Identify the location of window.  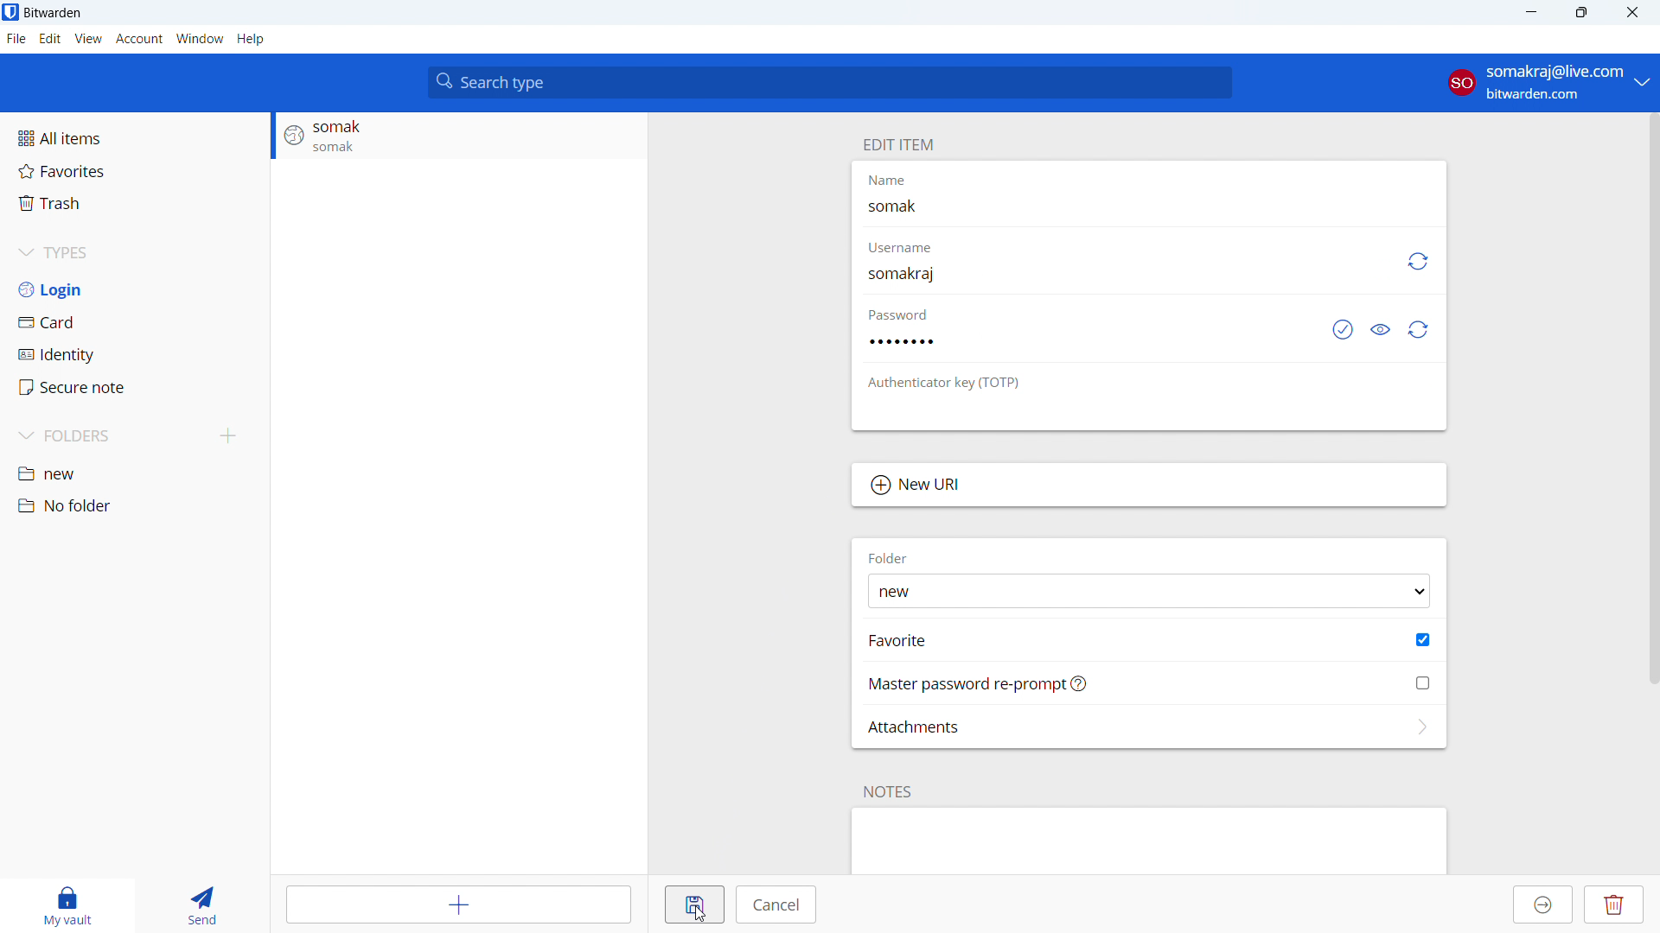
(200, 38).